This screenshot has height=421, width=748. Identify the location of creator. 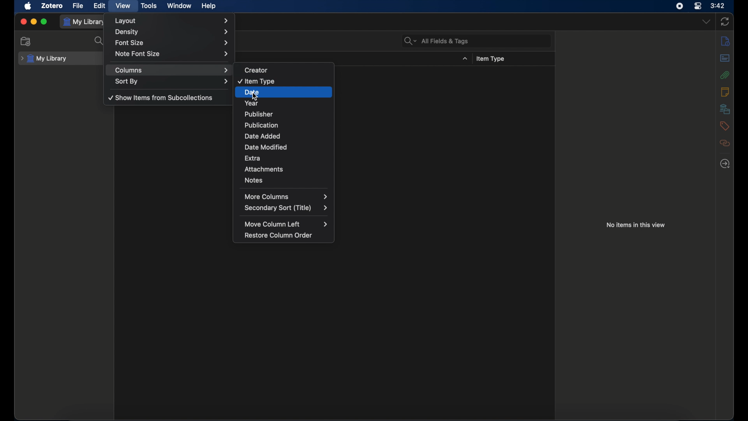
(275, 69).